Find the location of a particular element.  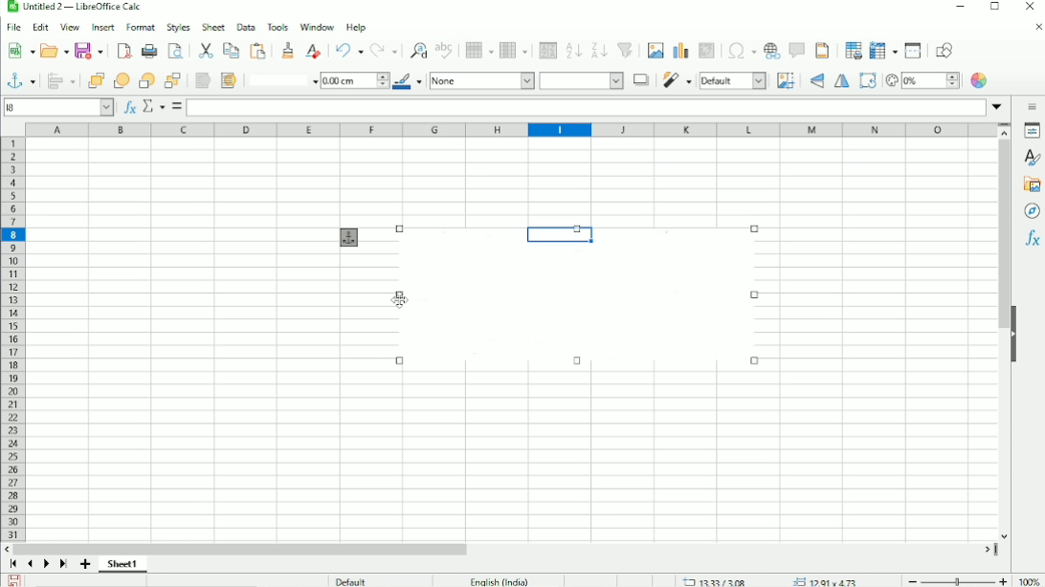

Data is located at coordinates (245, 27).